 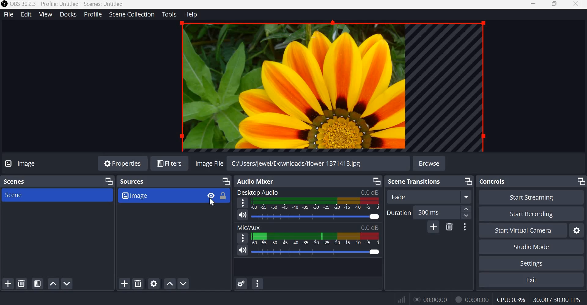 What do you see at coordinates (242, 238) in the screenshot?
I see `hamburger menu` at bounding box center [242, 238].